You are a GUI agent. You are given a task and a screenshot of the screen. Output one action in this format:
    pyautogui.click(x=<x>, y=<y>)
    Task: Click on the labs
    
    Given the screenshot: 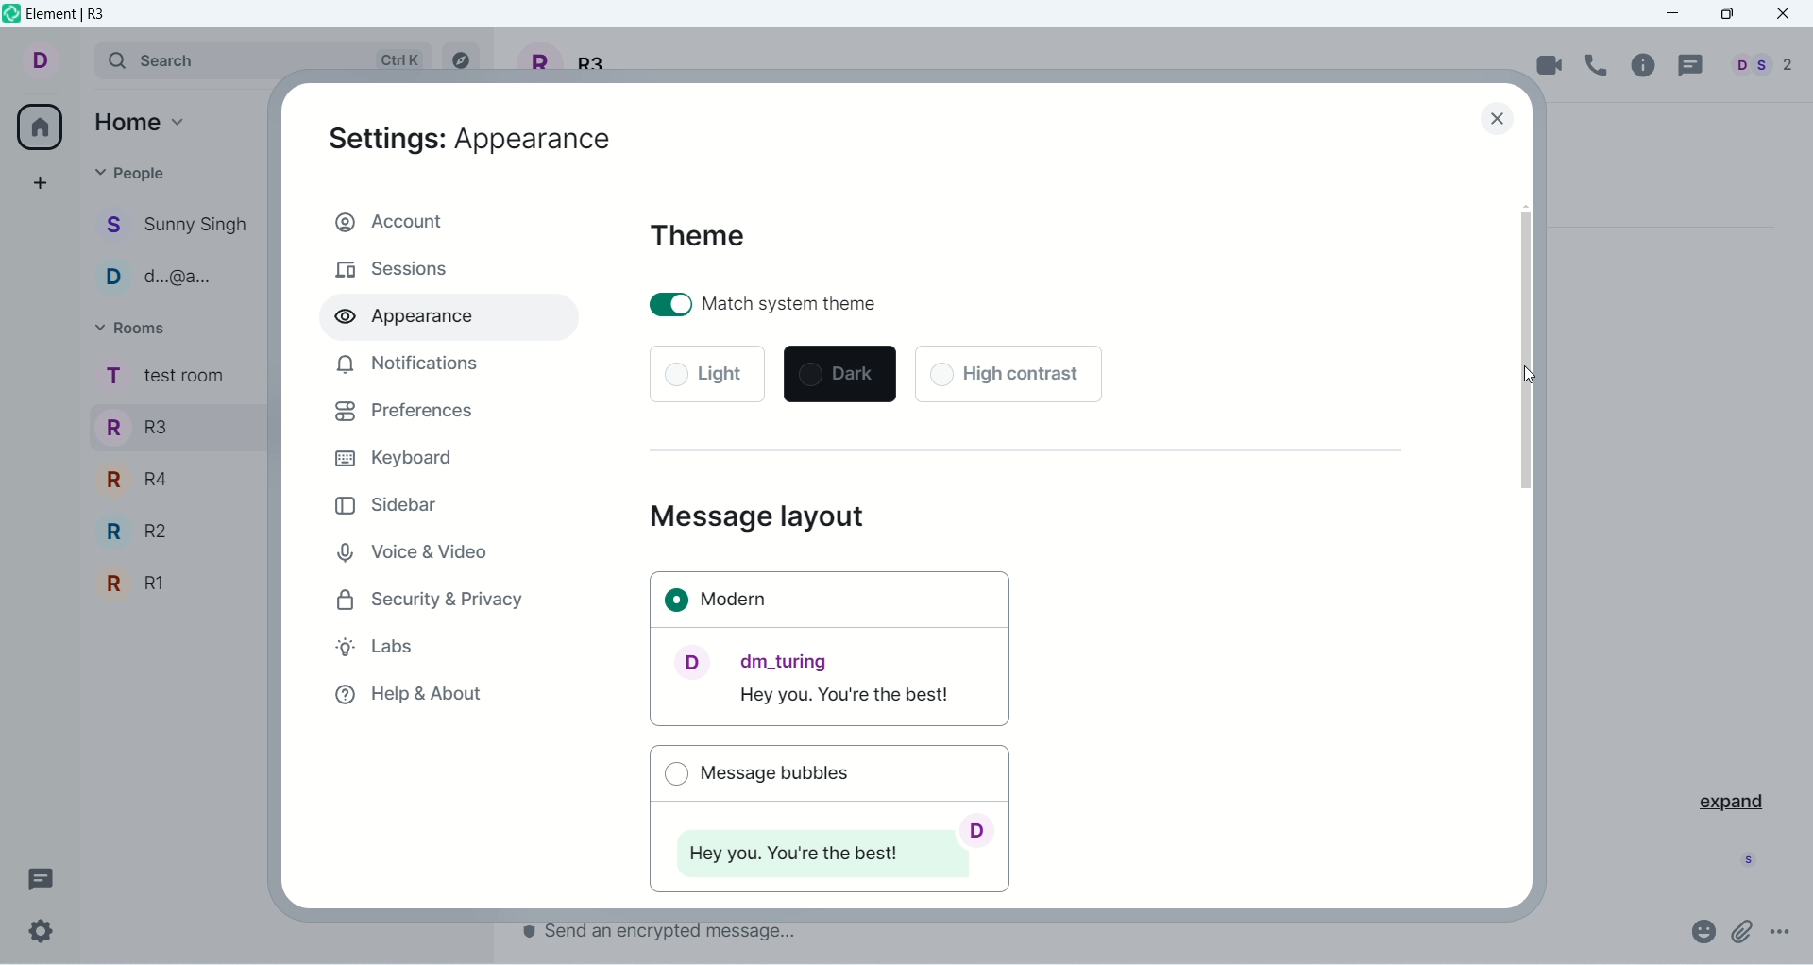 What is the action you would take?
    pyautogui.click(x=384, y=650)
    